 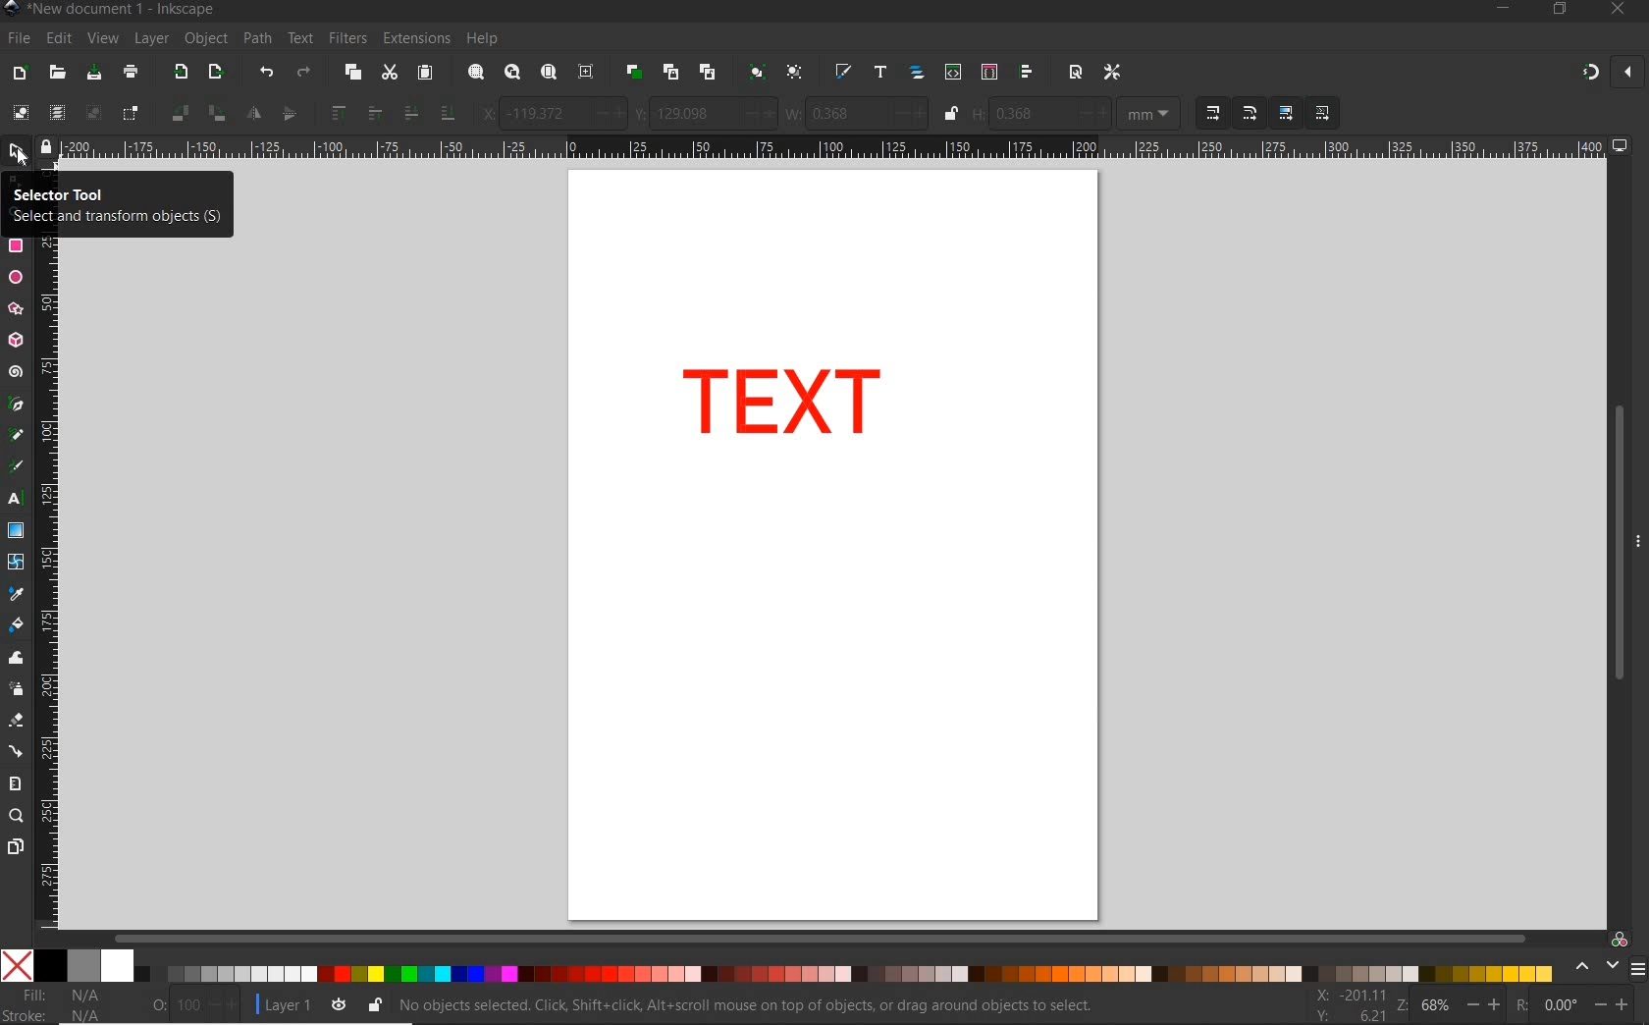 What do you see at coordinates (16, 595) in the screenshot?
I see `DROPPER TOOL` at bounding box center [16, 595].